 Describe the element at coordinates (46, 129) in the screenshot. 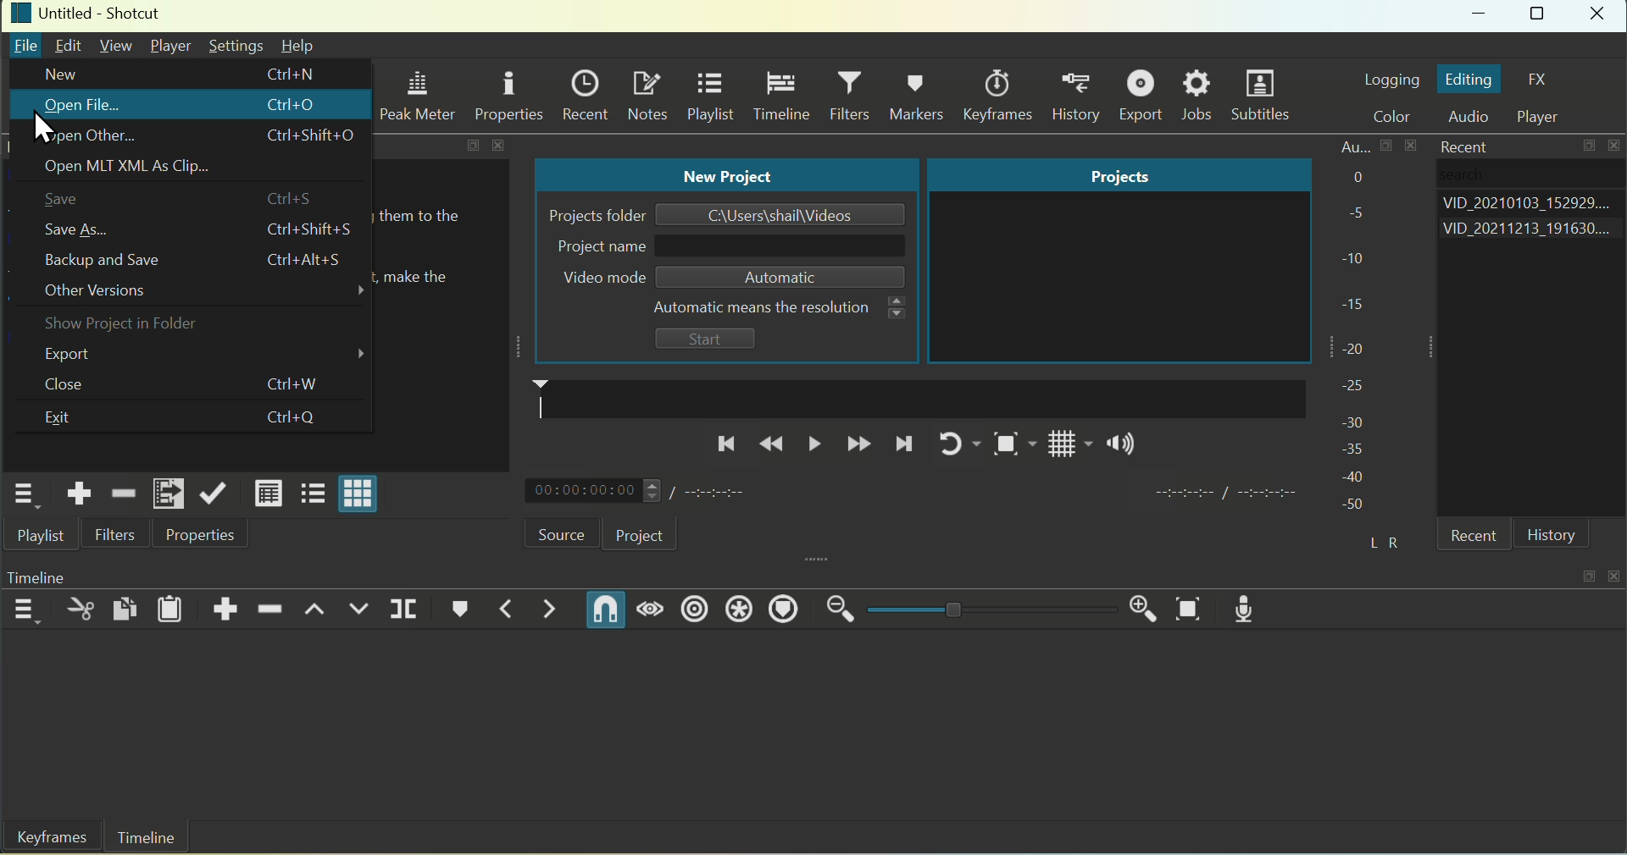

I see `cursor` at that location.